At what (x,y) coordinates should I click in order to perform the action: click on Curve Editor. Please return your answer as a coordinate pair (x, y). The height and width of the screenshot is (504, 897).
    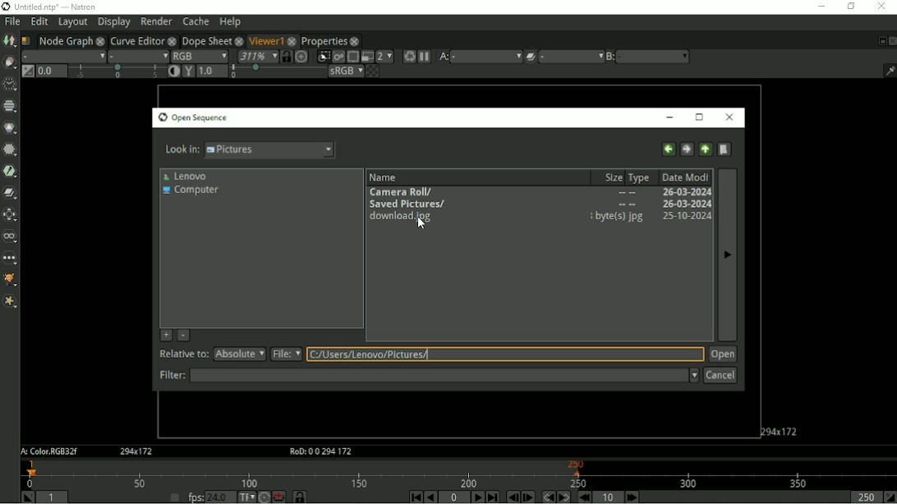
    Looking at the image, I should click on (136, 40).